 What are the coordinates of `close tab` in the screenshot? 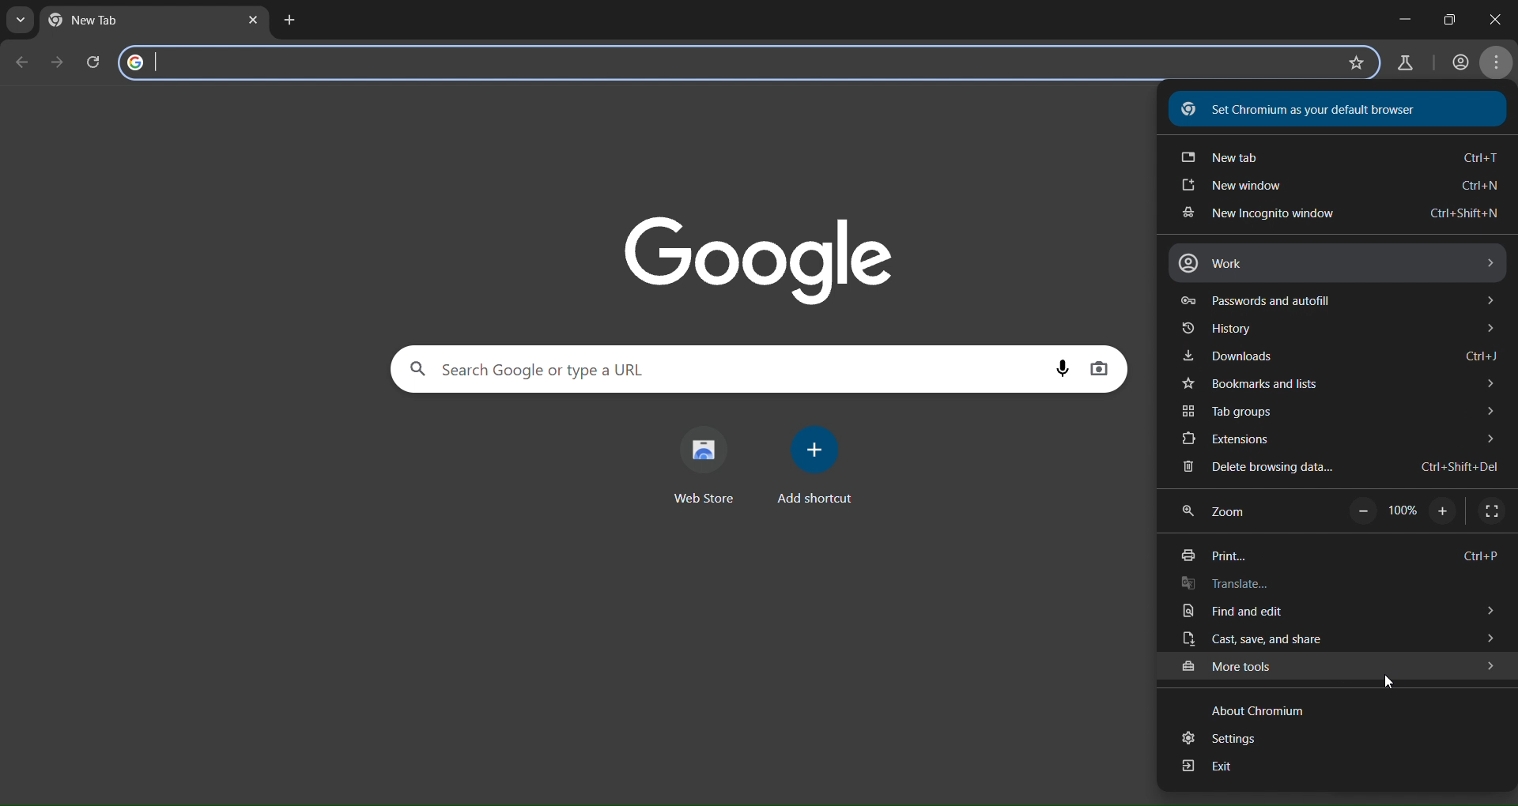 It's located at (254, 21).